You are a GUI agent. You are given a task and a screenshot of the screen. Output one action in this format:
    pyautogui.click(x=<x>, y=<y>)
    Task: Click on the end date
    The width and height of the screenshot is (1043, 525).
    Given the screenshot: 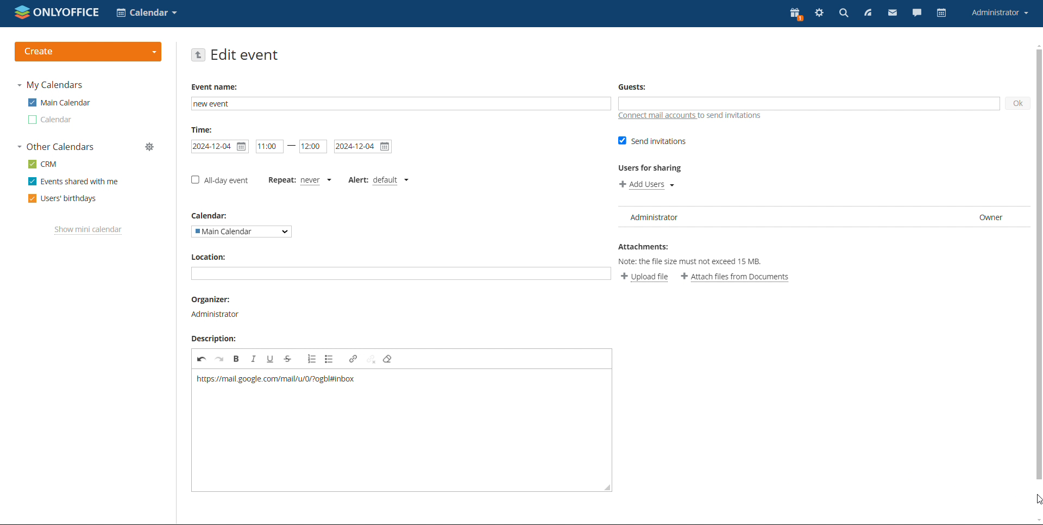 What is the action you would take?
    pyautogui.click(x=363, y=147)
    